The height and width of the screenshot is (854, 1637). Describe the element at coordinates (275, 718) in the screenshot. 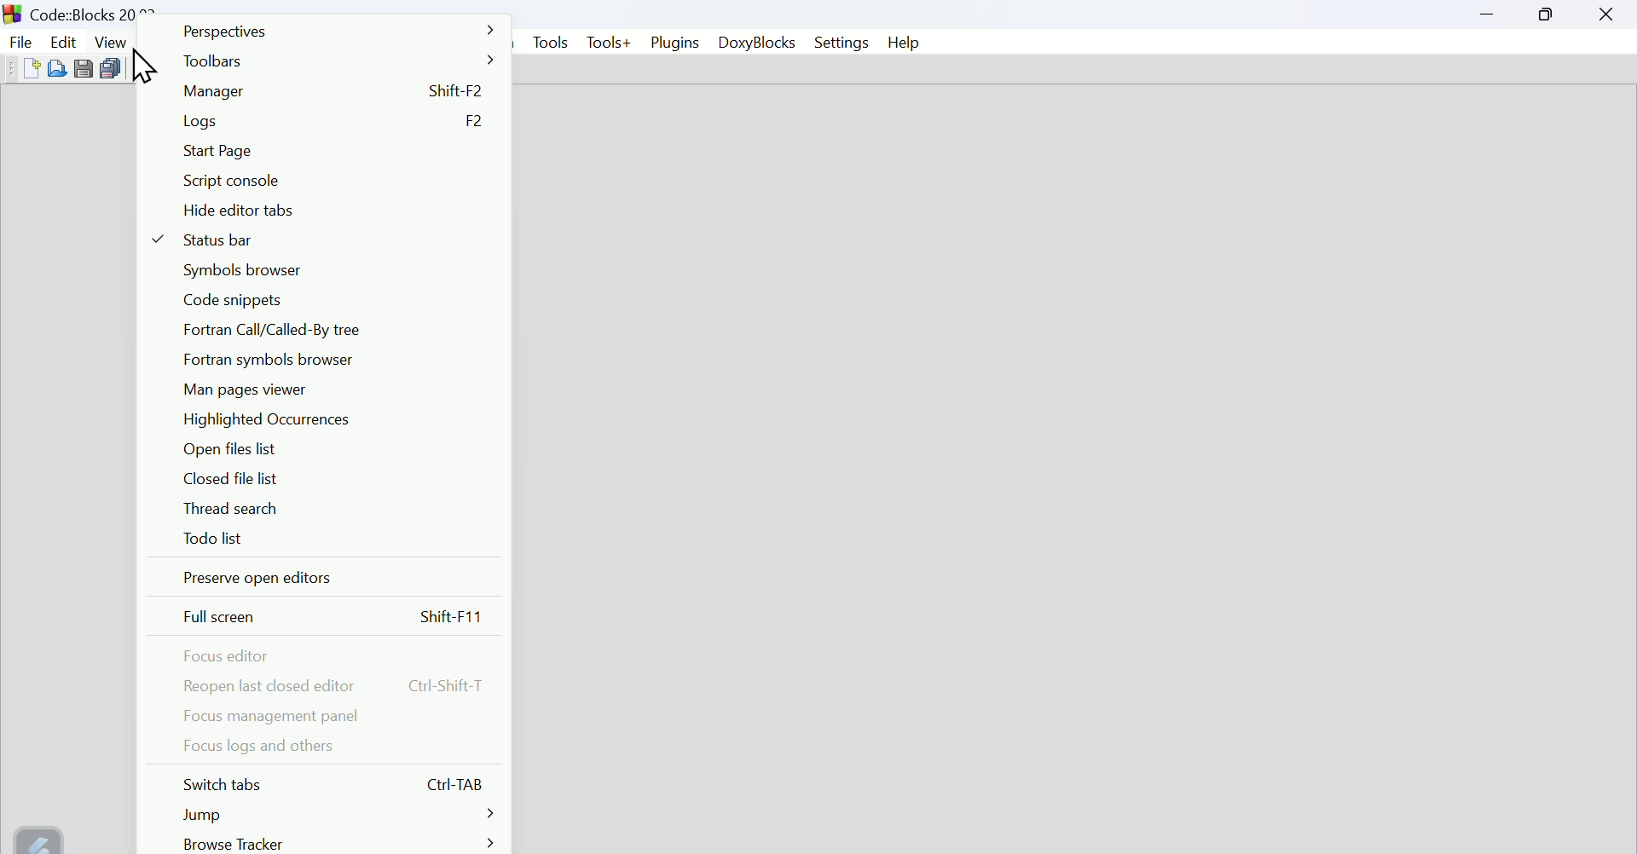

I see `Focus management panel` at that location.